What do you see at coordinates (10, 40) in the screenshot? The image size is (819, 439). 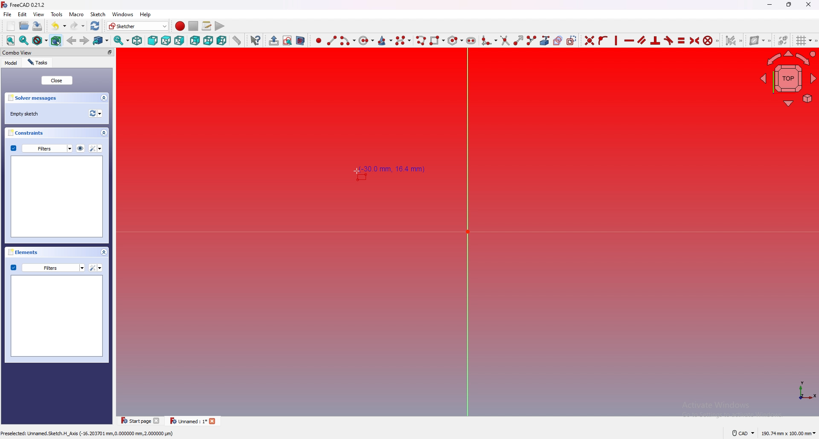 I see `fit all` at bounding box center [10, 40].